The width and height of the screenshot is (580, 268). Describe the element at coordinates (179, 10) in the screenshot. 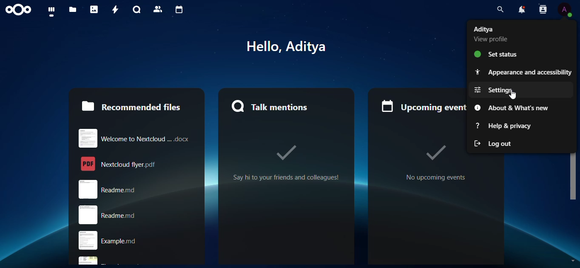

I see `calendar` at that location.